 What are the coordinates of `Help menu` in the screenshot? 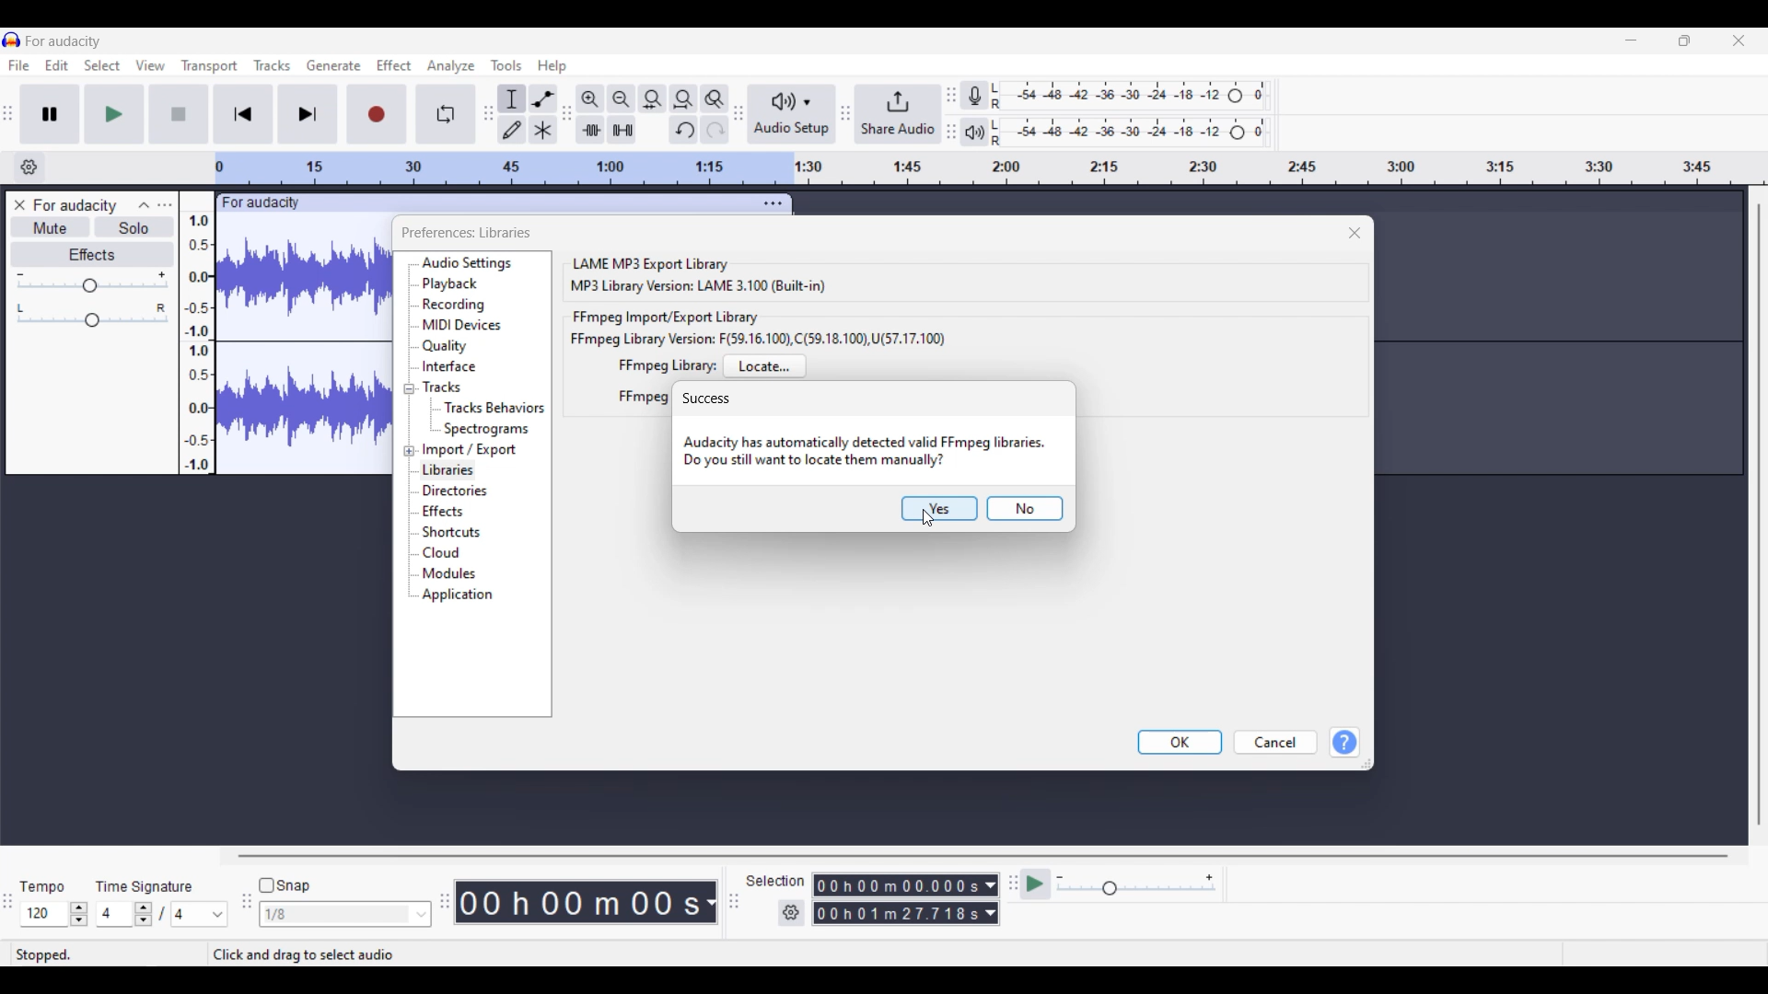 It's located at (552, 67).